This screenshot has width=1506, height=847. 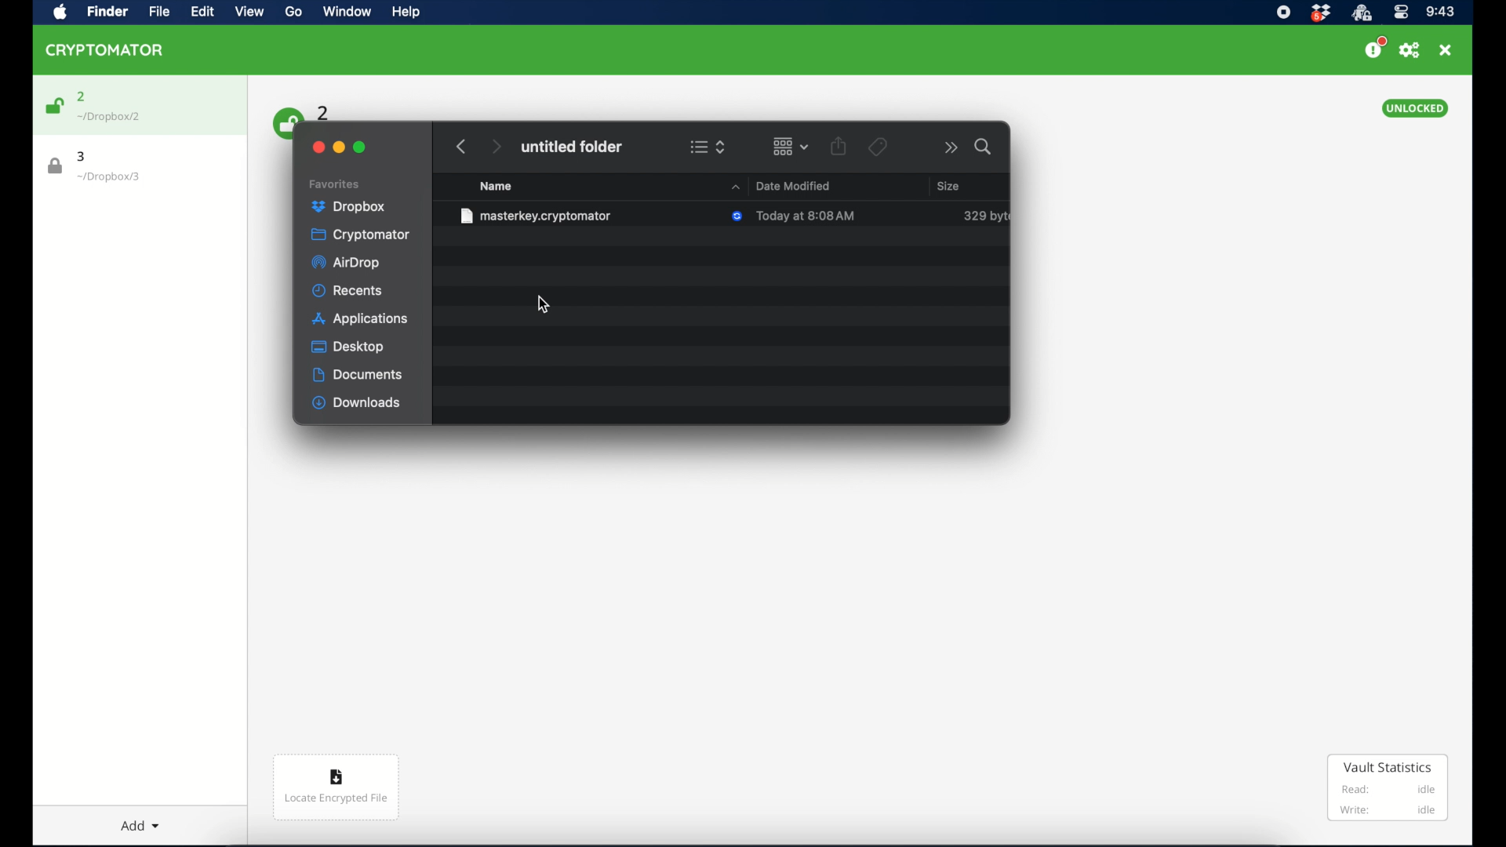 I want to click on size, so click(x=985, y=216).